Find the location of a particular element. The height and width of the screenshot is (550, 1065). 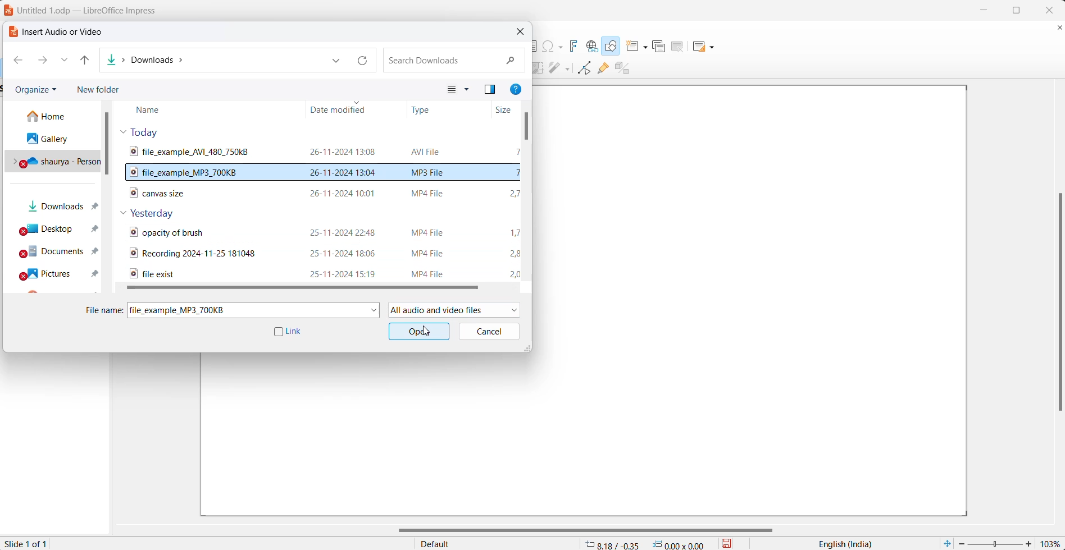

horizontal scroll bar is located at coordinates (313, 290).